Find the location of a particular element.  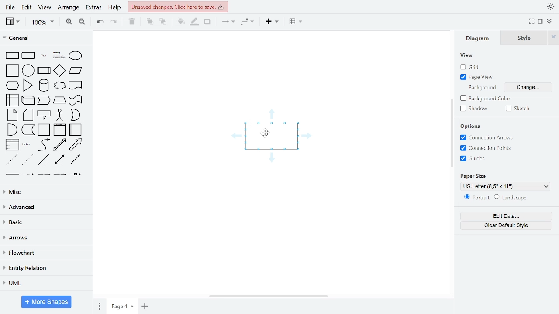

connector with 2 label is located at coordinates (44, 174).